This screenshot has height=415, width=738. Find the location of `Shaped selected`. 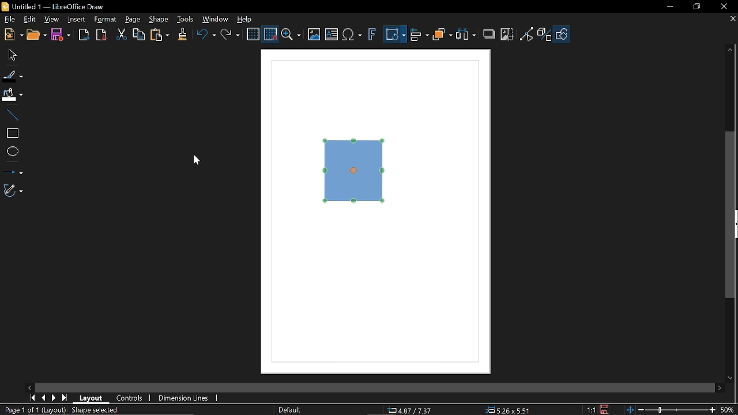

Shaped selected is located at coordinates (97, 410).